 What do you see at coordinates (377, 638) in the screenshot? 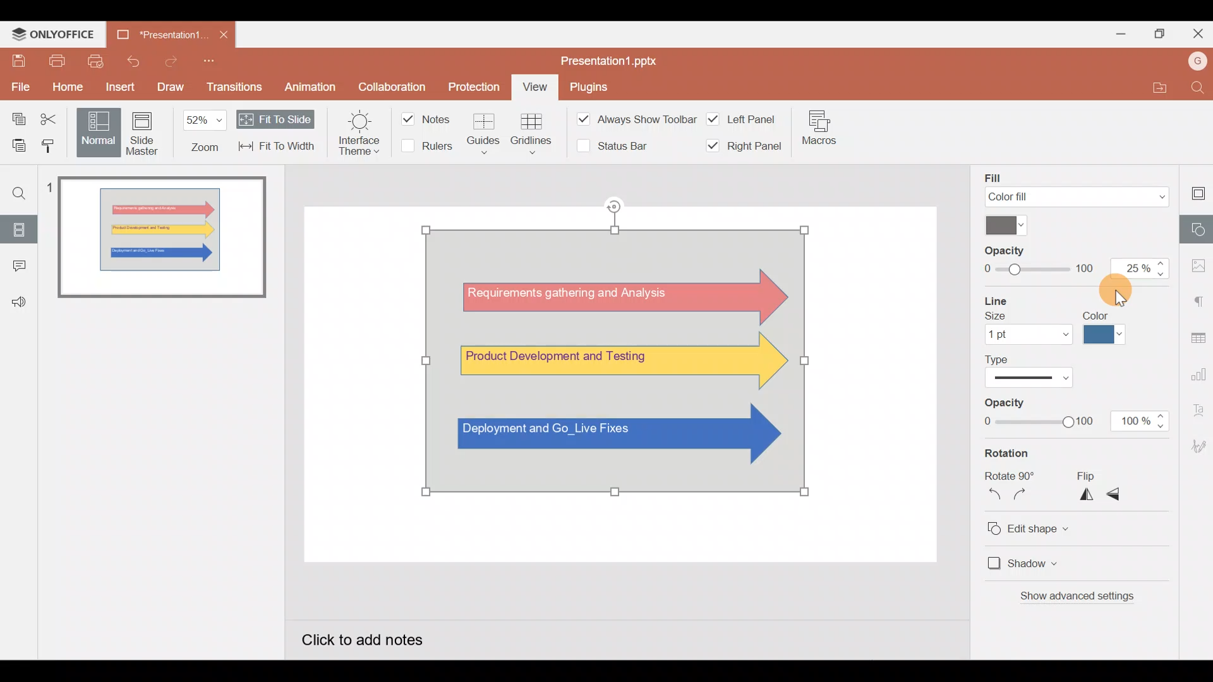
I see `Click to add notes` at bounding box center [377, 638].